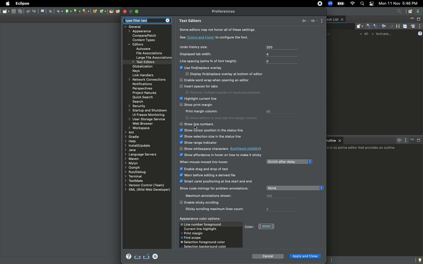  I want to click on bACK, so click(302, 20).